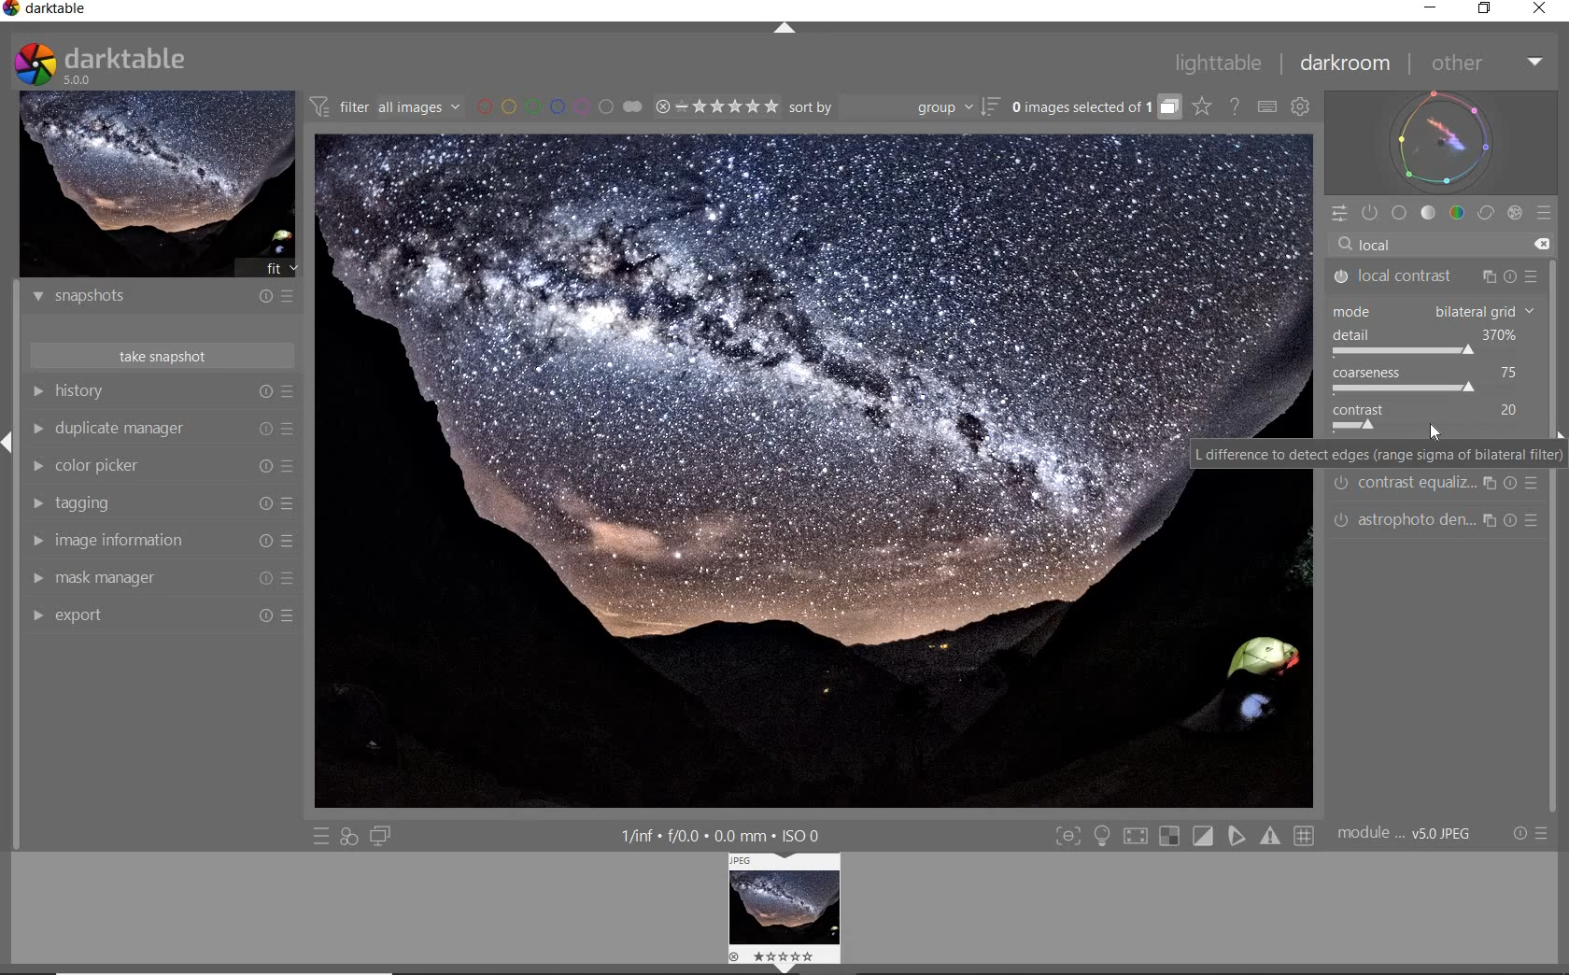  I want to click on Switched off, so click(1336, 520).